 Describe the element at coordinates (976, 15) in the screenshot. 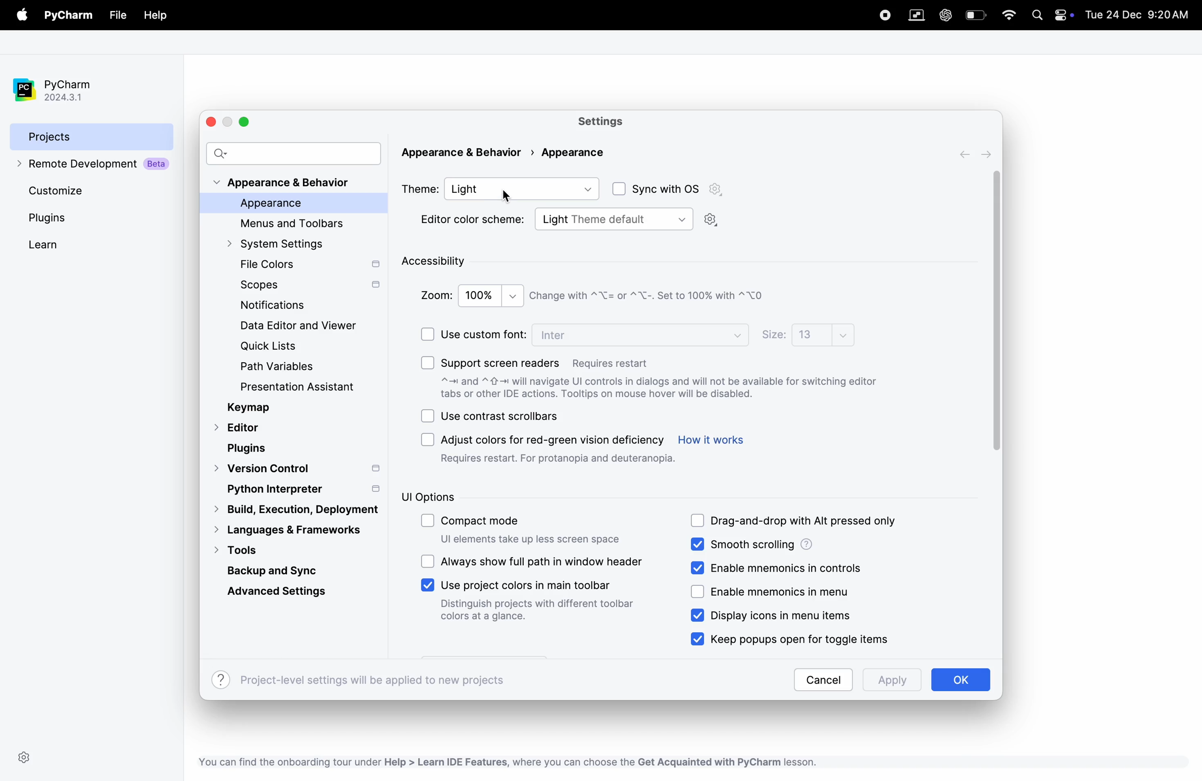

I see `battery` at that location.